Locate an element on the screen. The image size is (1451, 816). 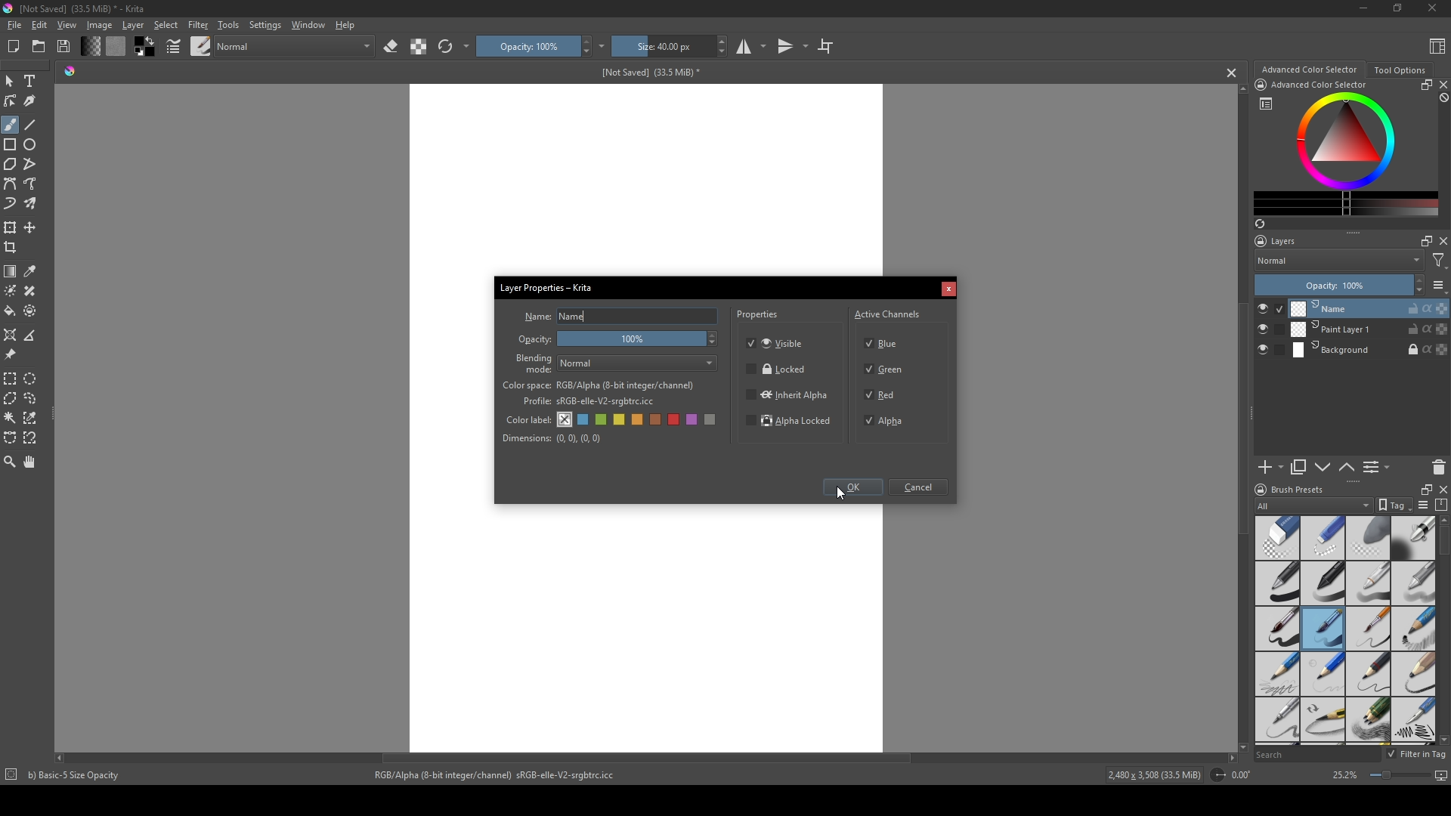
pan is located at coordinates (31, 462).